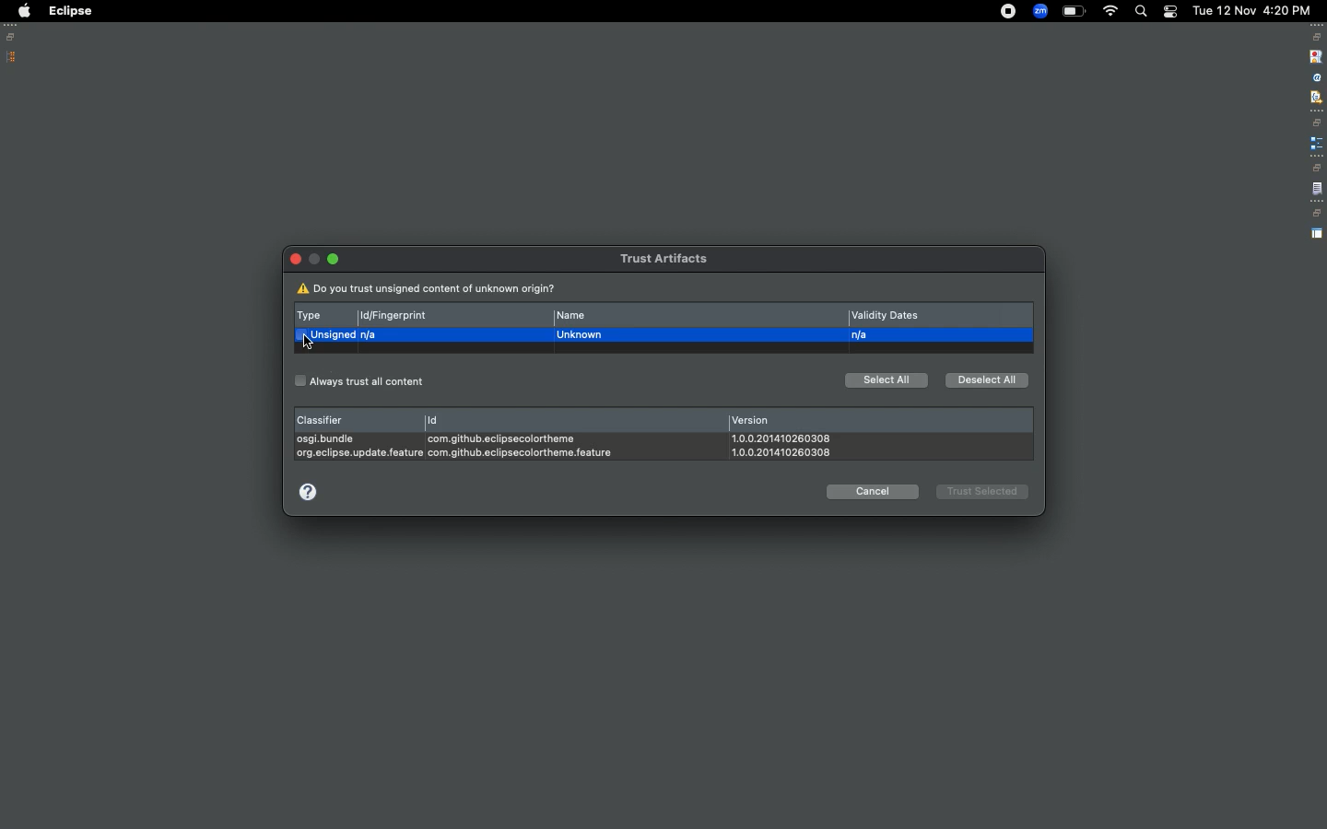 The width and height of the screenshot is (1327, 829). Describe the element at coordinates (397, 316) in the screenshot. I see `Id/fingerprint` at that location.